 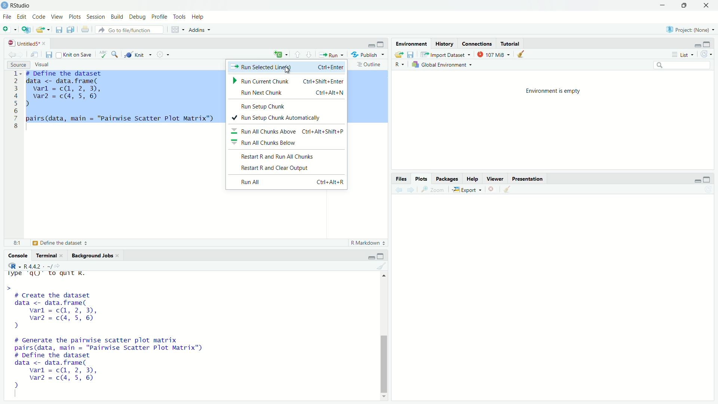 What do you see at coordinates (43, 29) in the screenshot?
I see `Open an existing file (Ctrl + O)` at bounding box center [43, 29].